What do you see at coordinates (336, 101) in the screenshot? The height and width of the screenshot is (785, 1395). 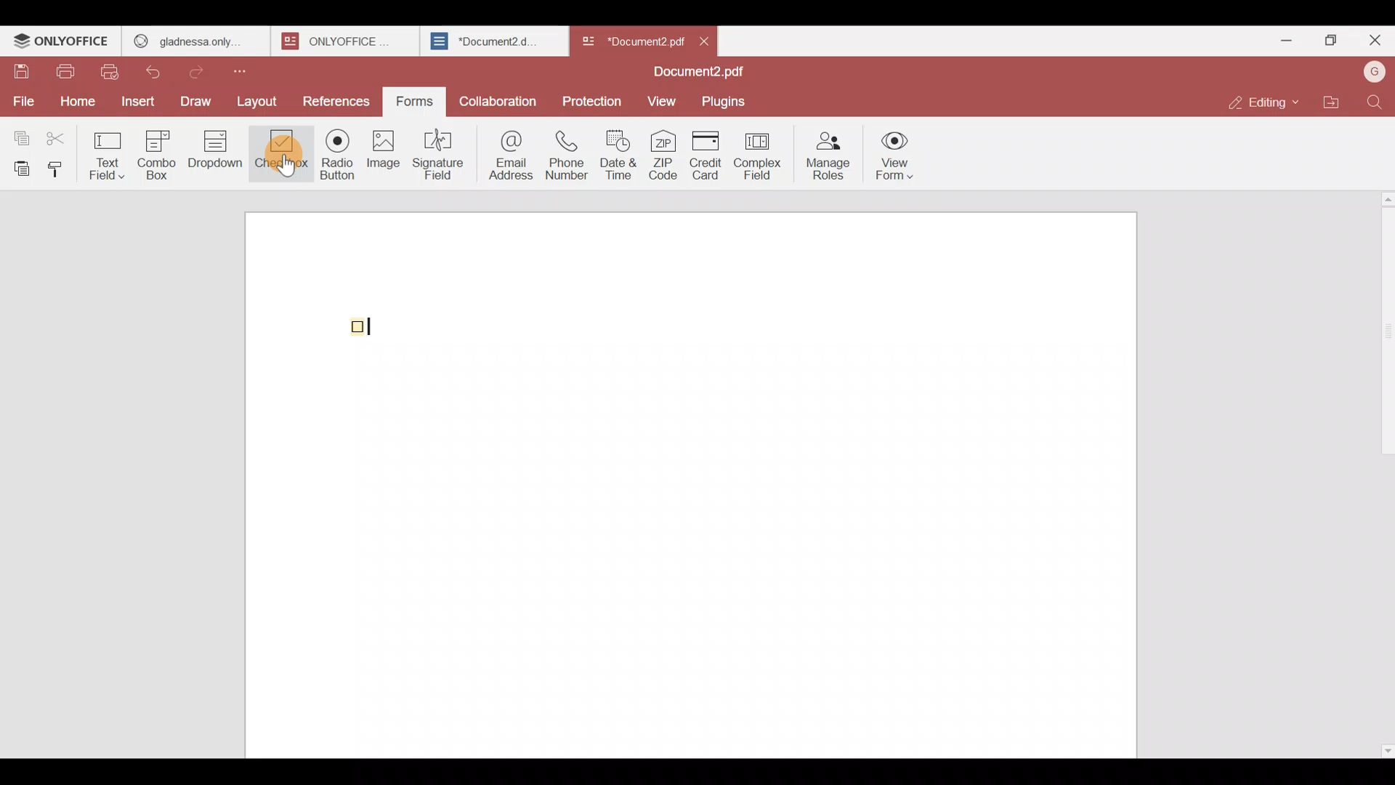 I see `References` at bounding box center [336, 101].